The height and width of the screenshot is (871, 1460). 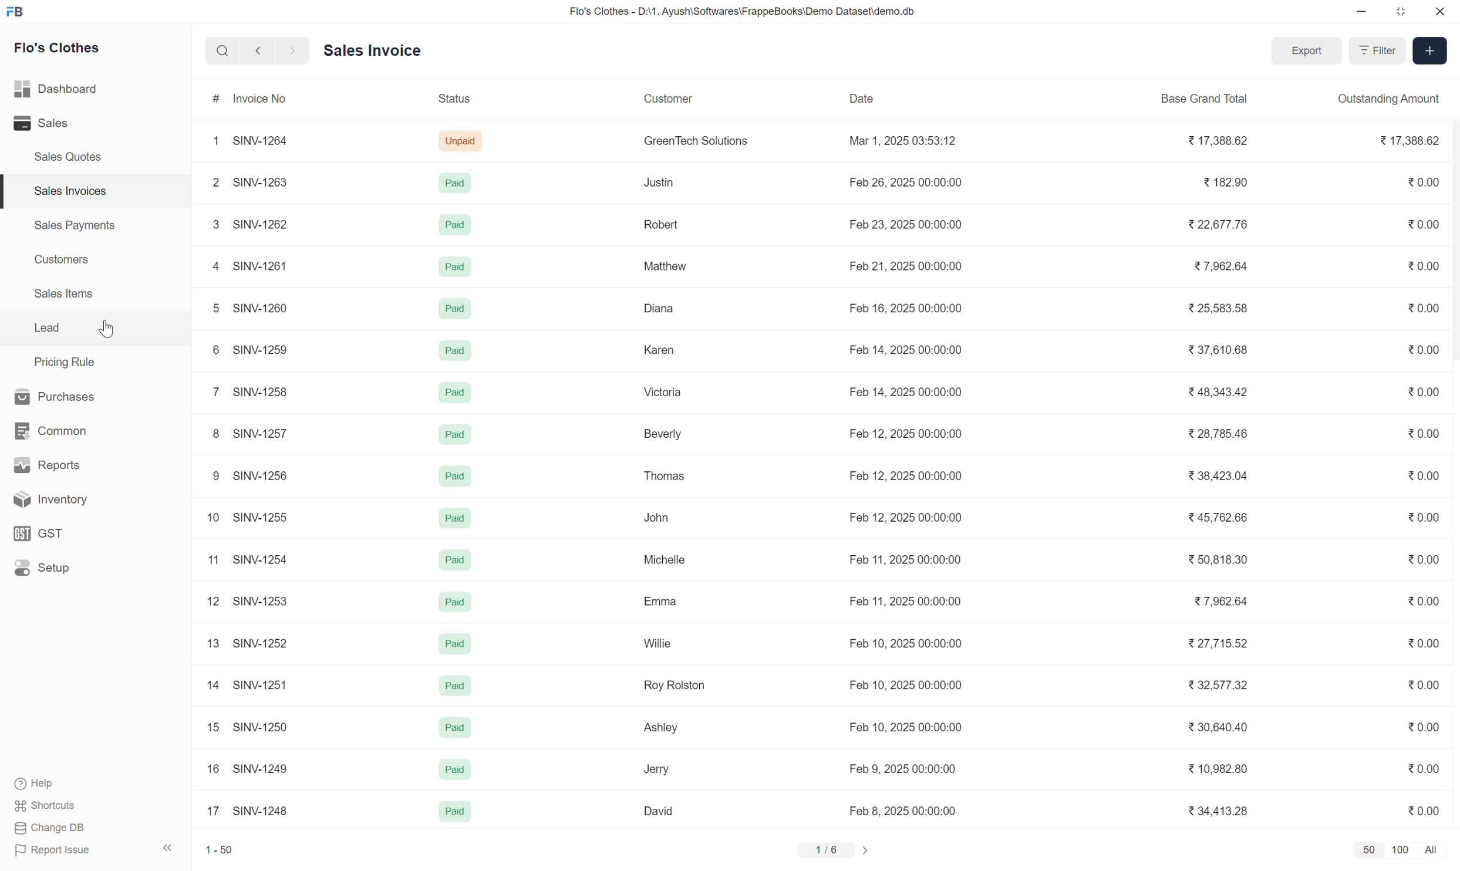 What do you see at coordinates (1421, 181) in the screenshot?
I see `0.00` at bounding box center [1421, 181].